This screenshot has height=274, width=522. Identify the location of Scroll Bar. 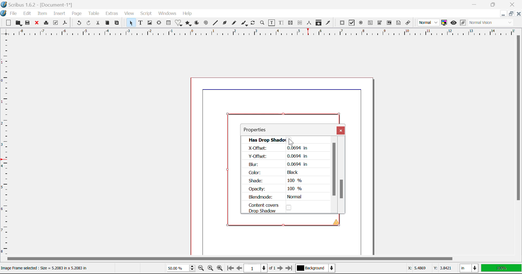
(335, 177).